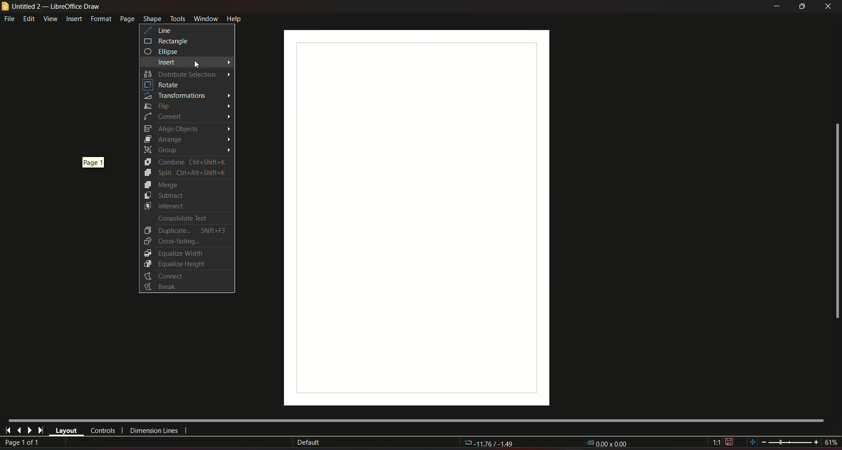 The height and width of the screenshot is (450, 842). What do you see at coordinates (185, 172) in the screenshot?
I see `Split` at bounding box center [185, 172].